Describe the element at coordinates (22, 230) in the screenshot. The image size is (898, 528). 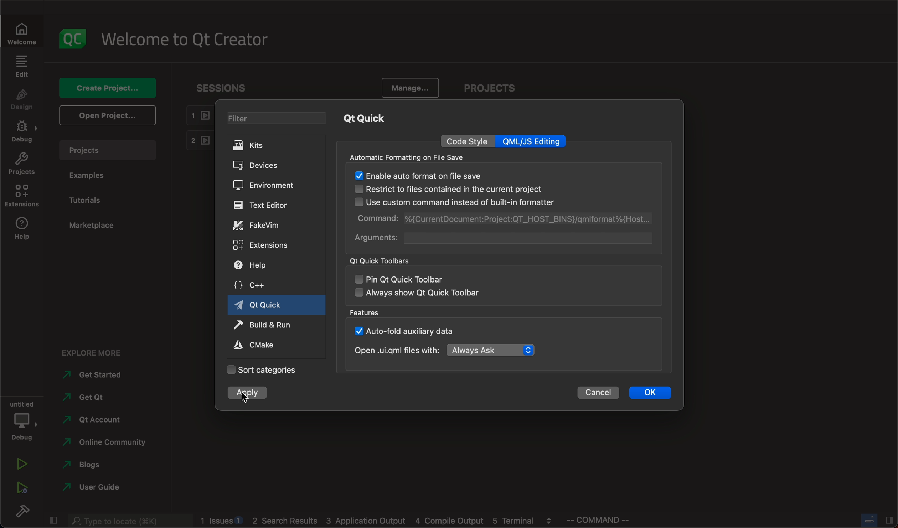
I see `help` at that location.